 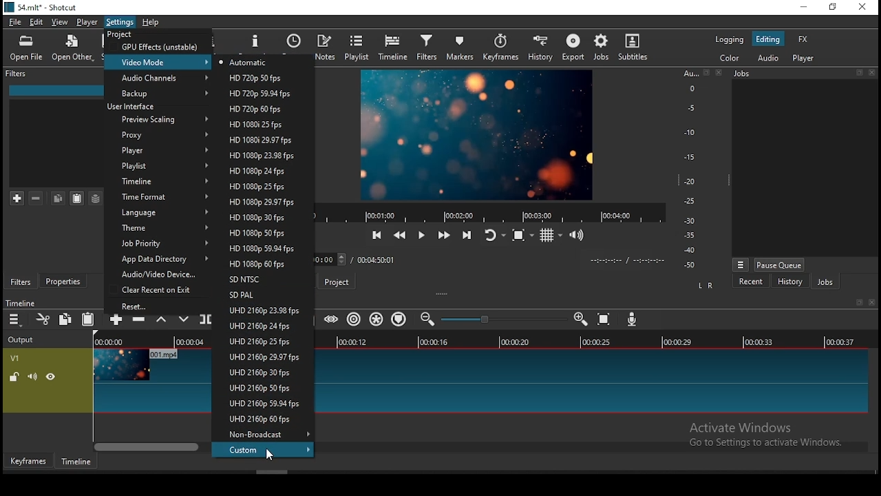 I want to click on output, so click(x=23, y=340).